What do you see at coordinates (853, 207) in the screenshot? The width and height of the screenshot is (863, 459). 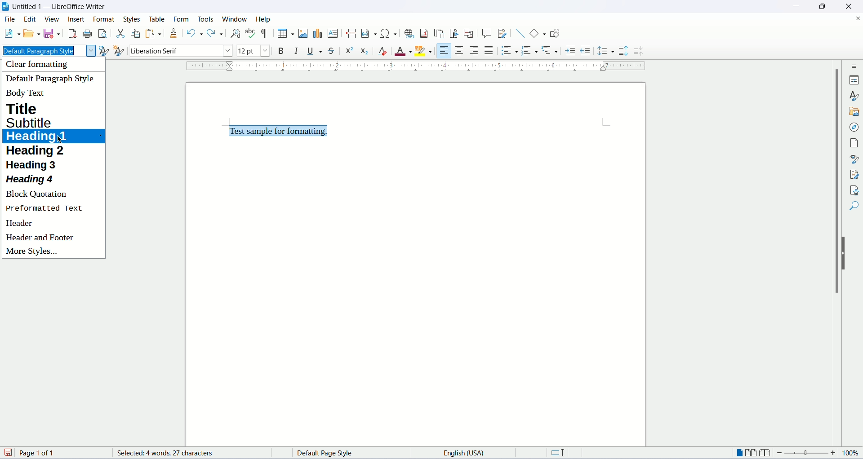 I see `find` at bounding box center [853, 207].